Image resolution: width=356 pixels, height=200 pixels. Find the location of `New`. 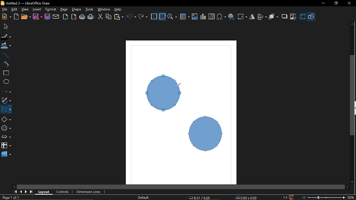

New is located at coordinates (6, 17).